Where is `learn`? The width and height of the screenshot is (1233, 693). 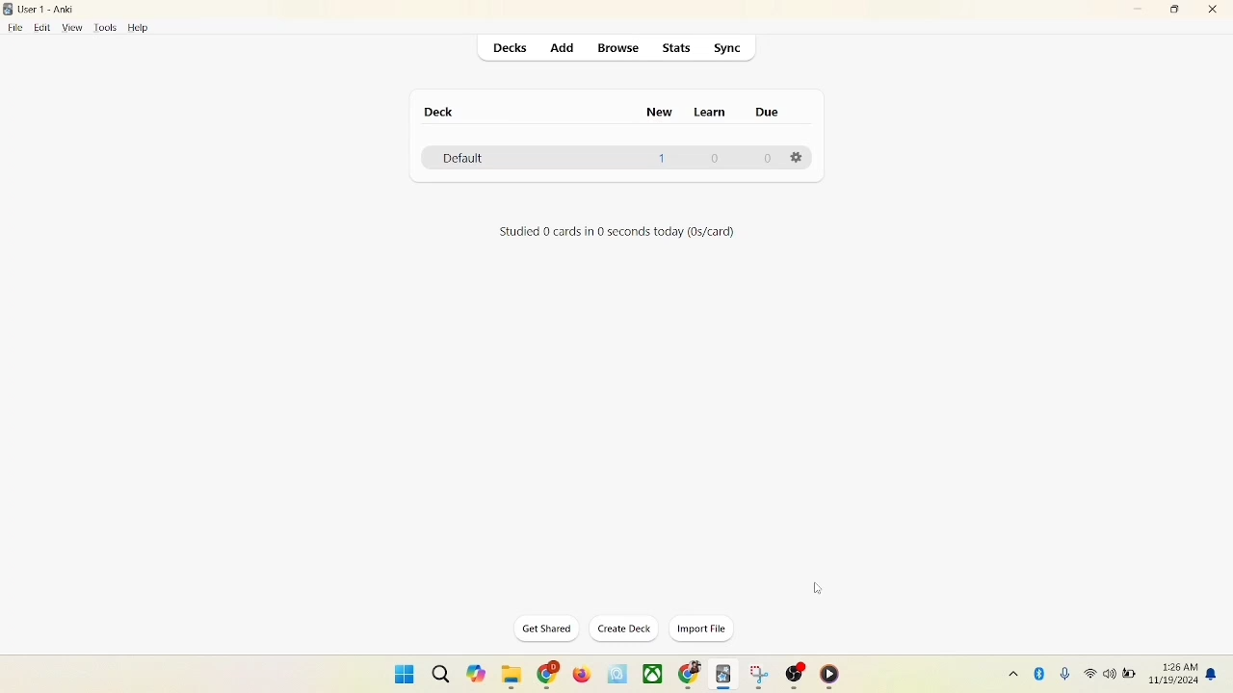
learn is located at coordinates (715, 113).